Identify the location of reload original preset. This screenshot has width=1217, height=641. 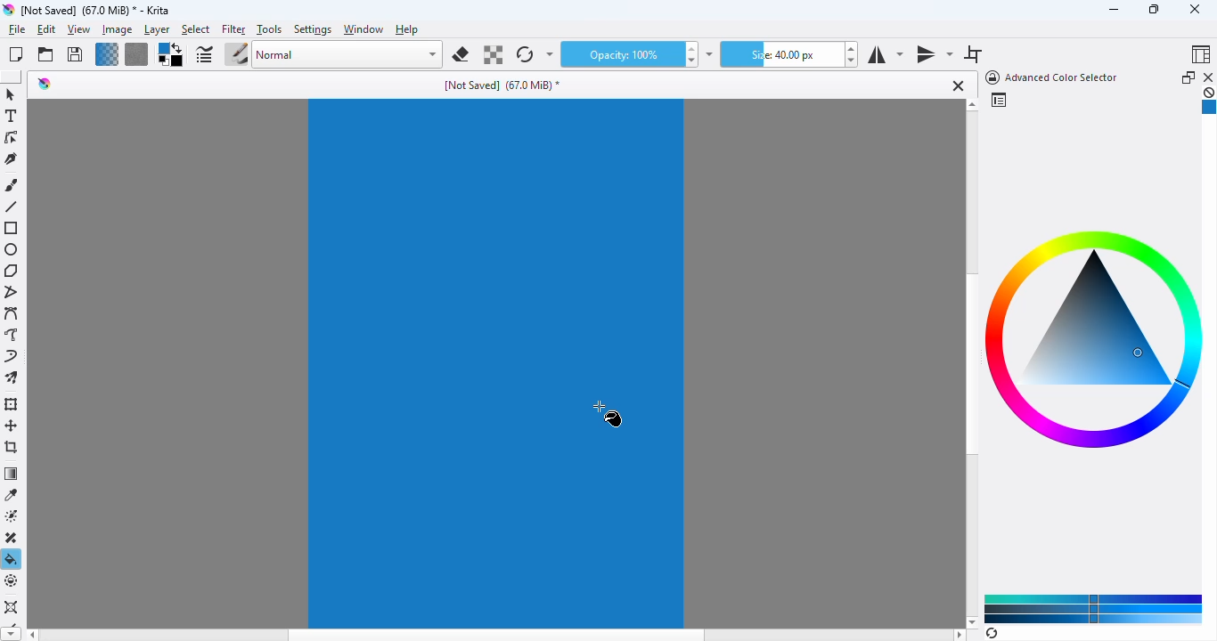
(526, 54).